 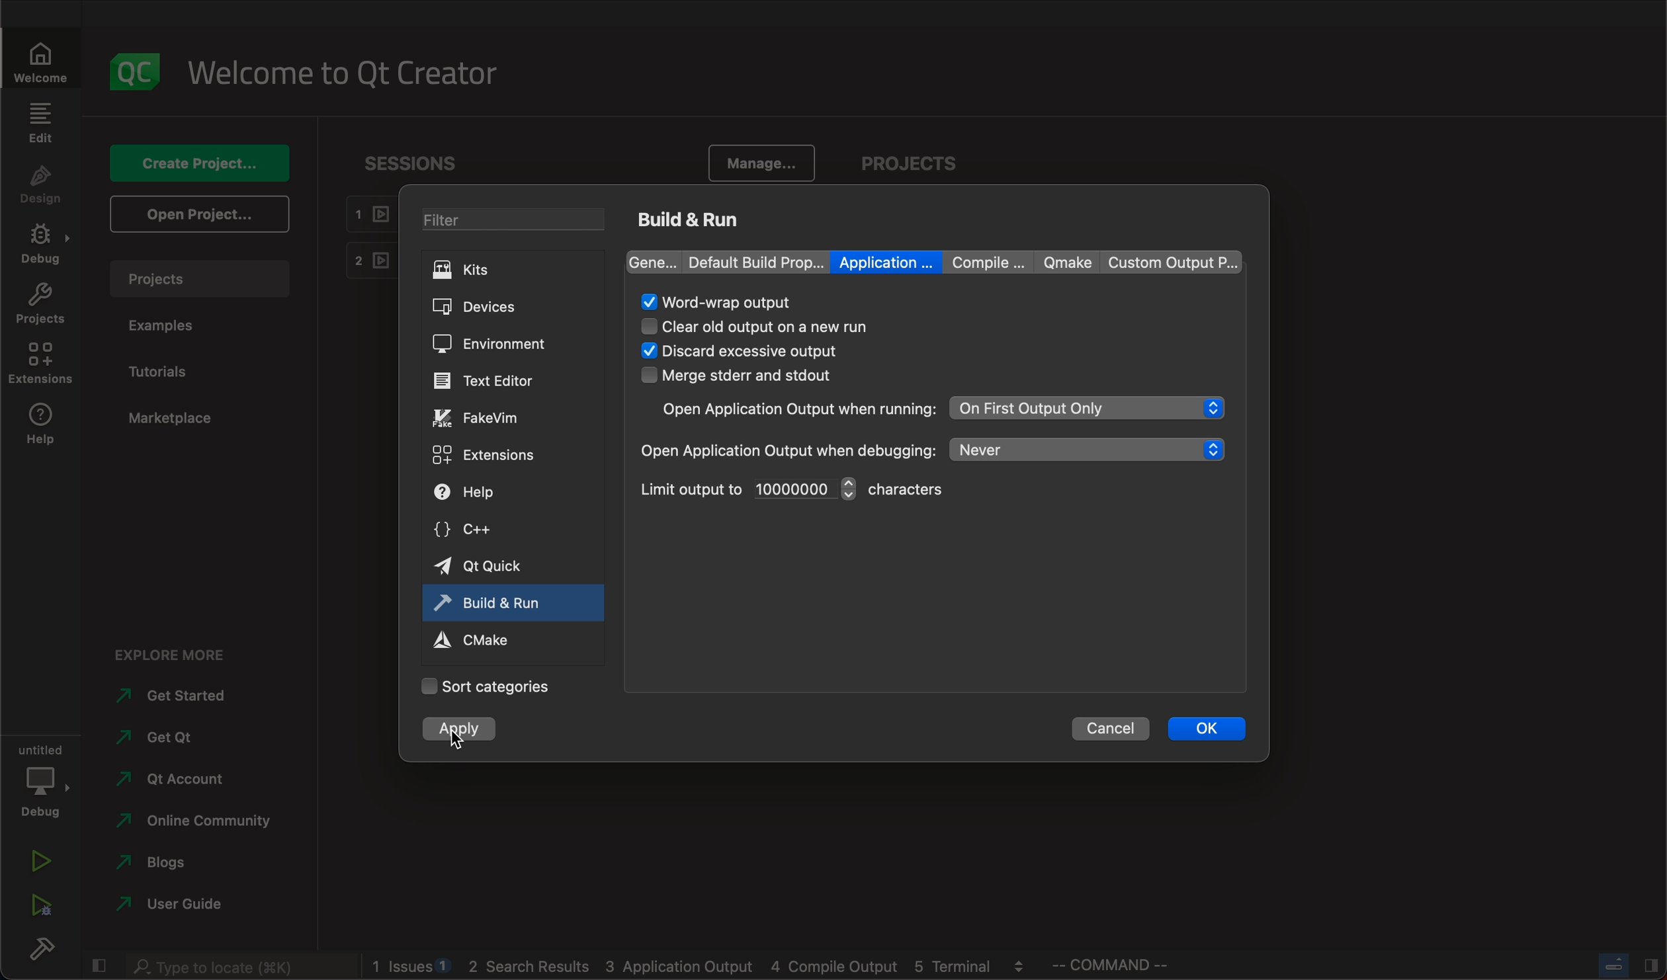 What do you see at coordinates (196, 214) in the screenshot?
I see `open` at bounding box center [196, 214].